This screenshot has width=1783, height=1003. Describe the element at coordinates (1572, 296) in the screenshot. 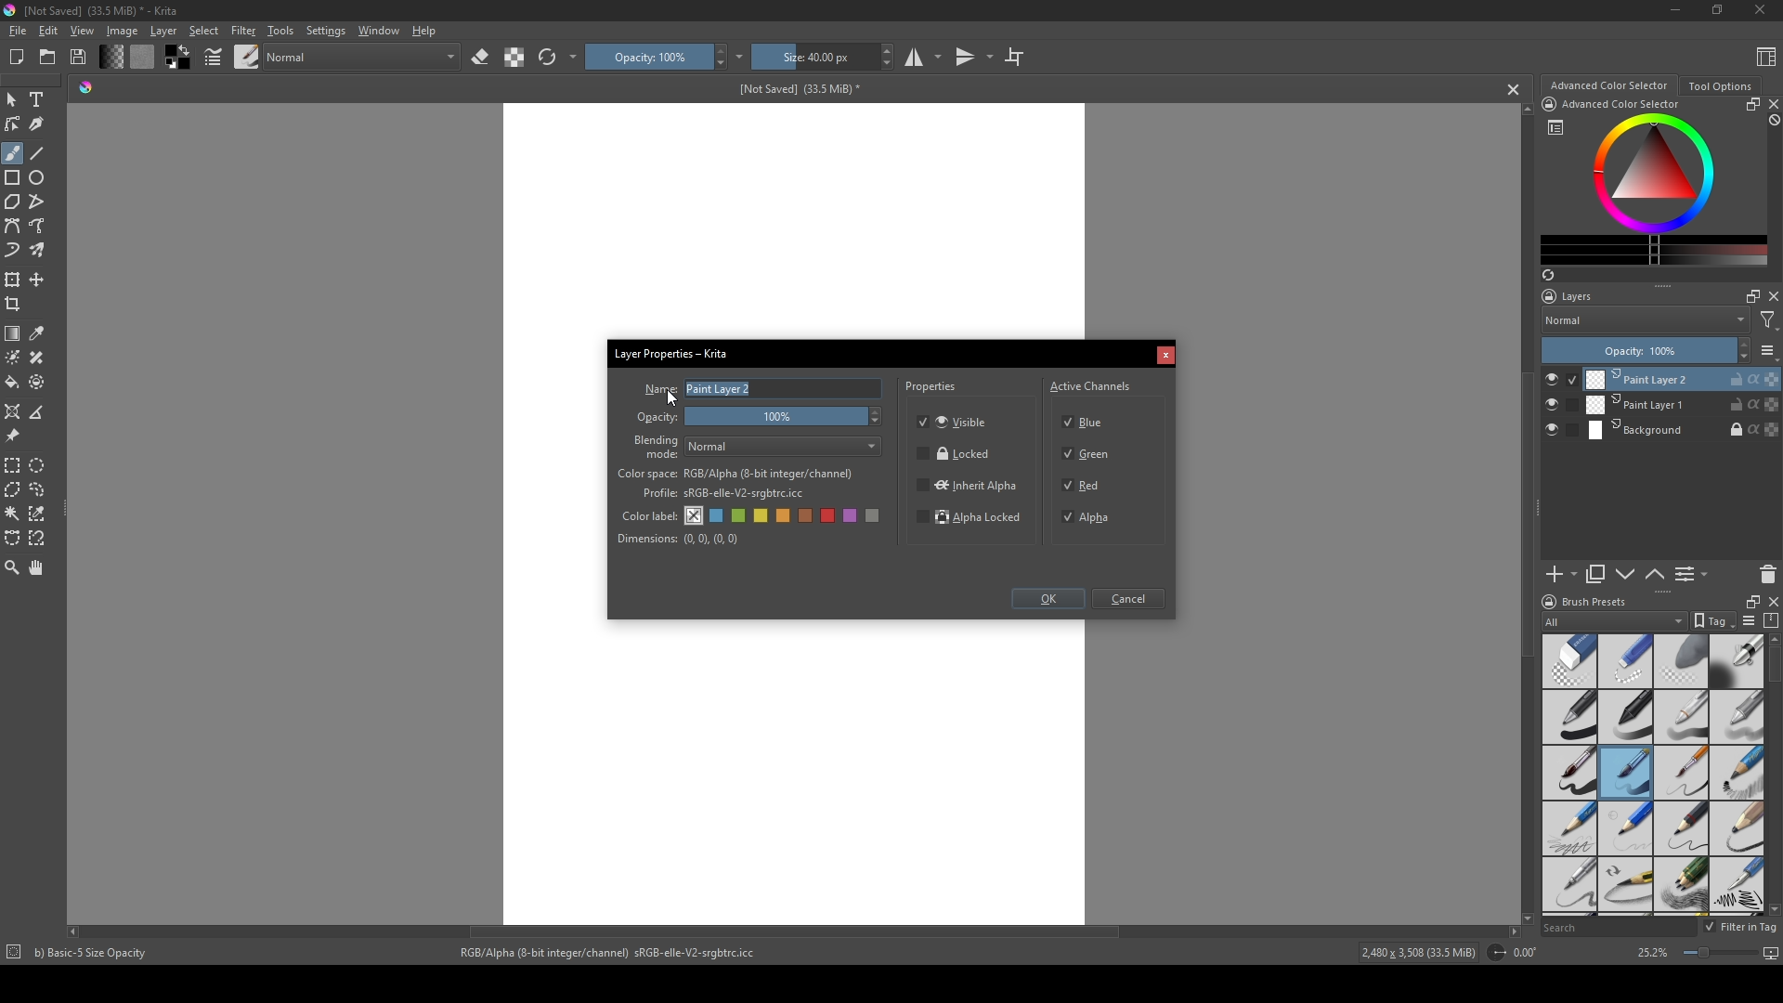

I see `Layers` at that location.